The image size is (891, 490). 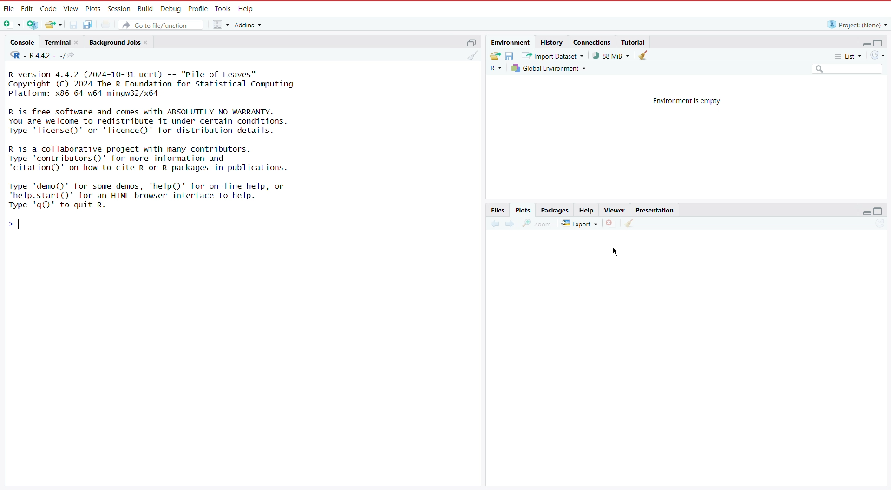 I want to click on Presentation, so click(x=655, y=209).